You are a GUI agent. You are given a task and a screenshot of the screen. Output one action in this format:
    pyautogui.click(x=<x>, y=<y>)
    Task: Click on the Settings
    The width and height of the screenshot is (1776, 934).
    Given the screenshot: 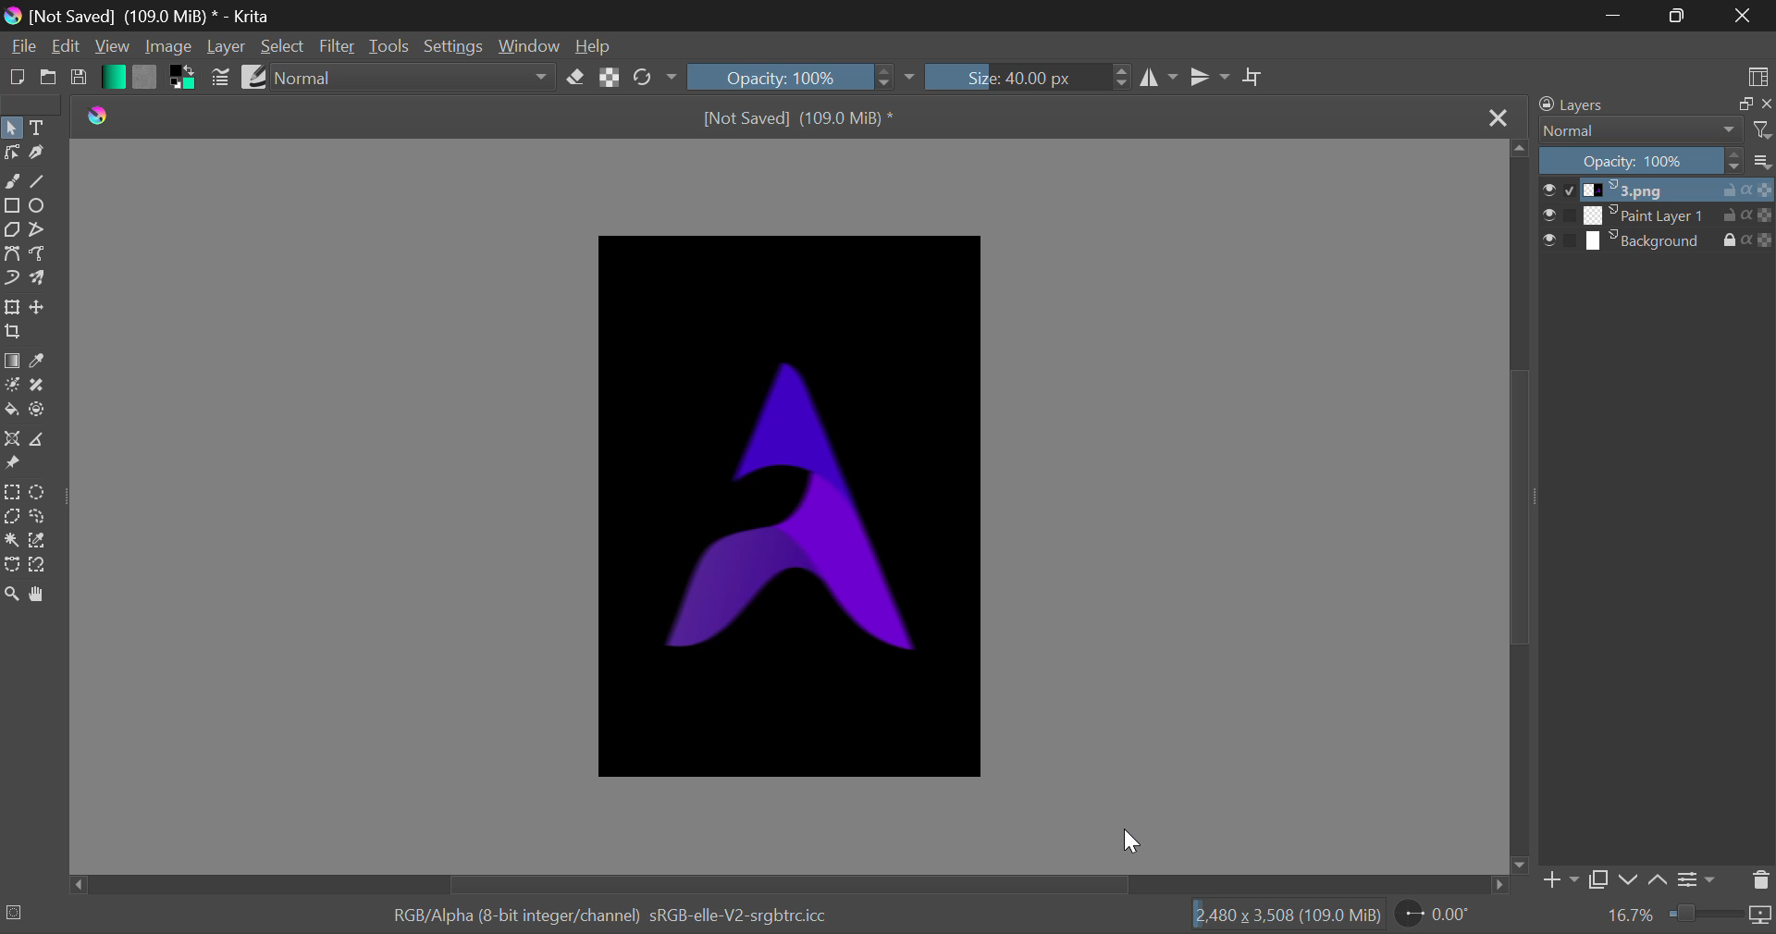 What is the action you would take?
    pyautogui.click(x=1700, y=878)
    